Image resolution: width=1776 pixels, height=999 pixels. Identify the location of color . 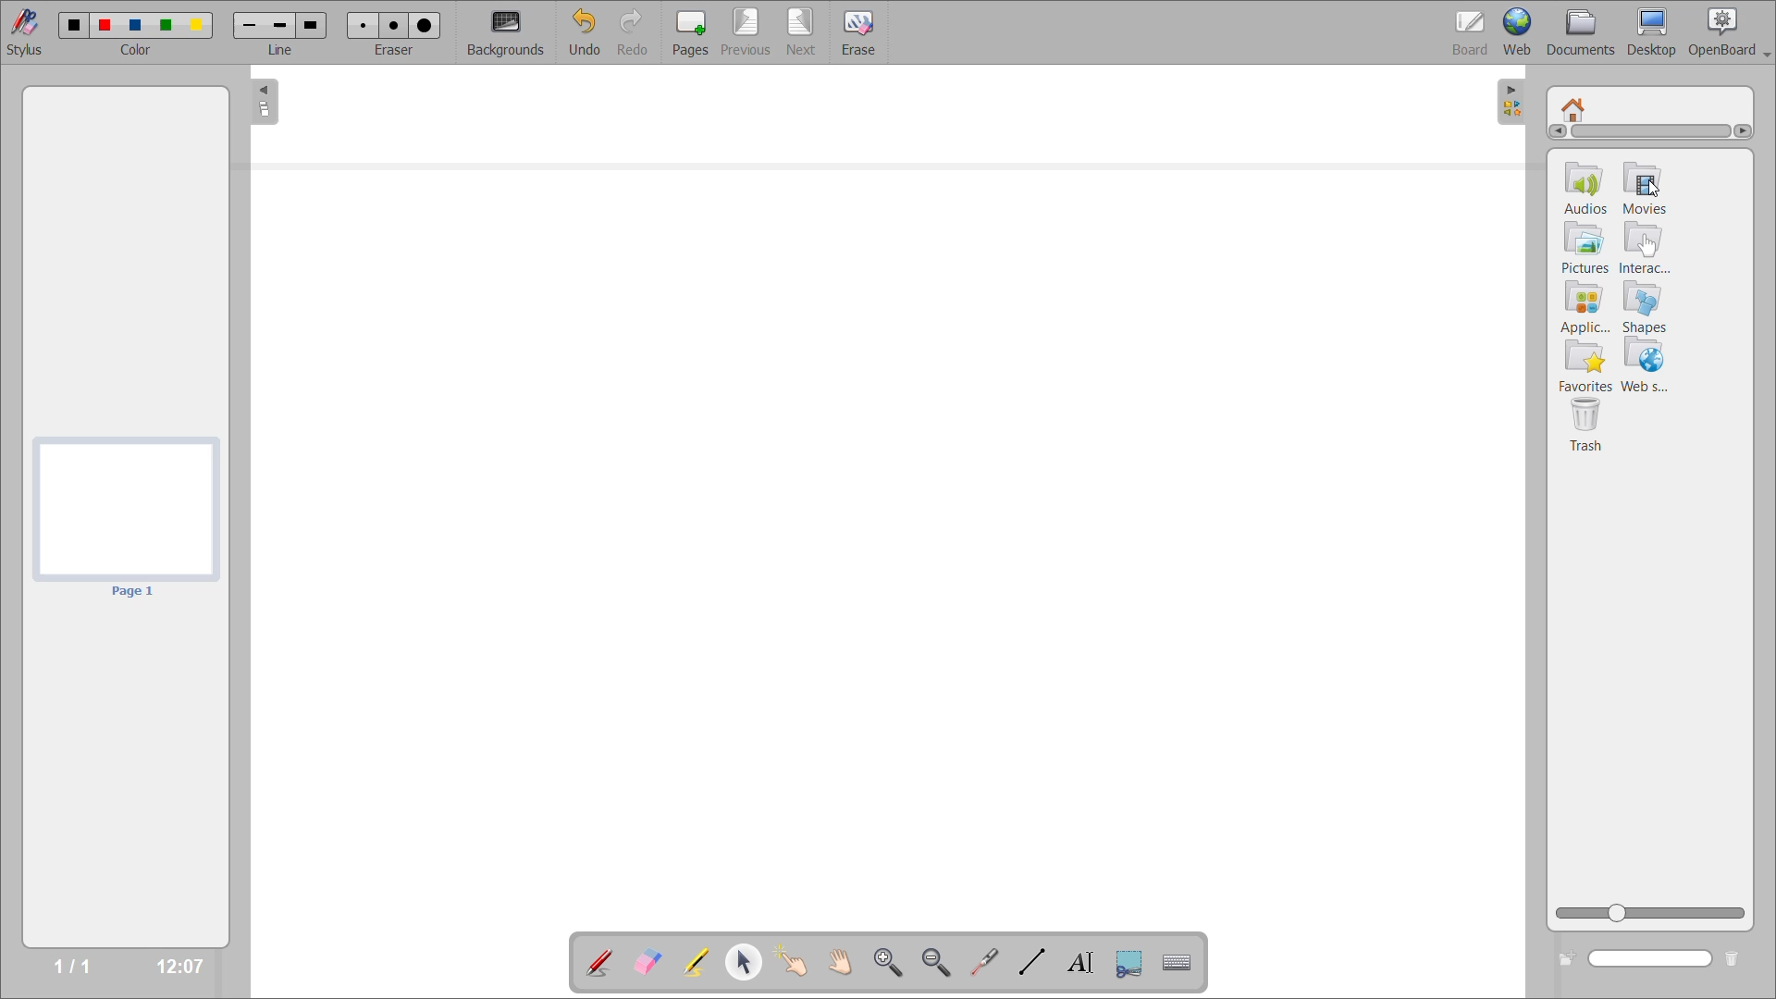
(142, 52).